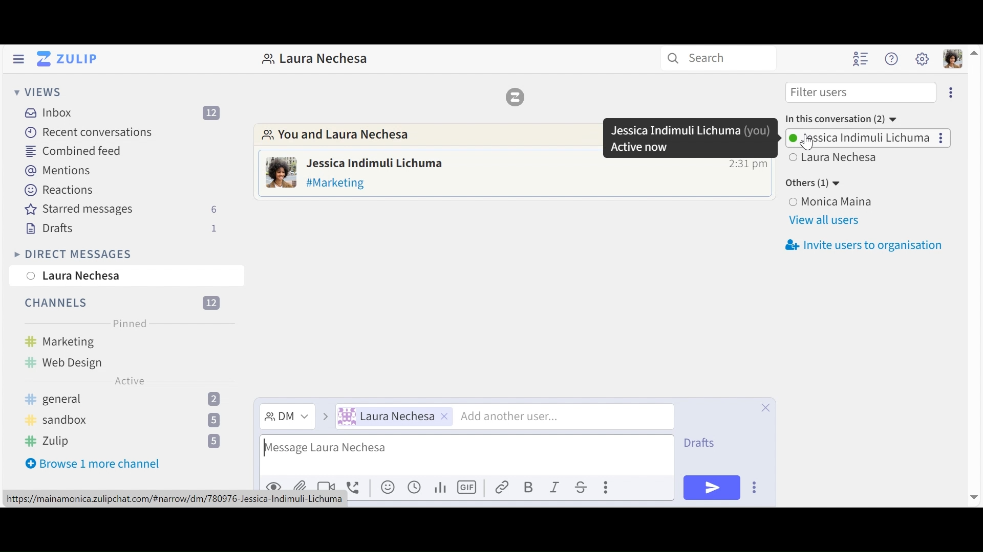  Describe the element at coordinates (356, 487) in the screenshot. I see `Add Voice call` at that location.